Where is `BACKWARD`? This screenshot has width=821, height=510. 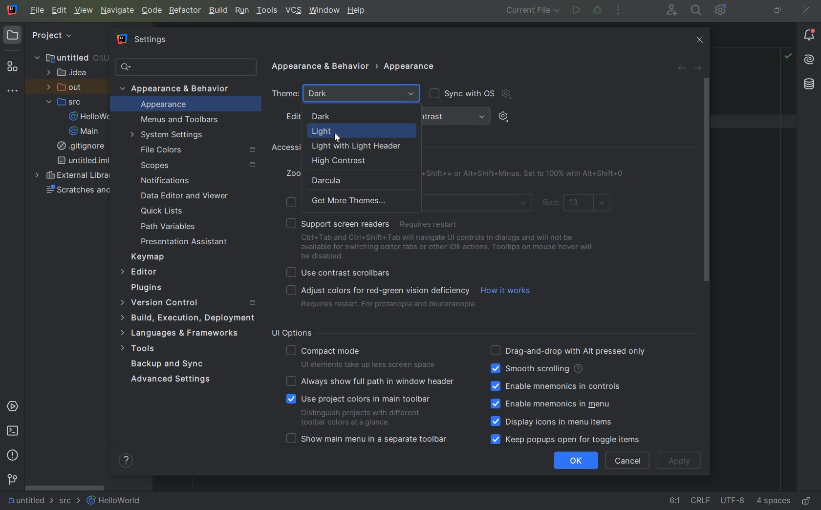 BACKWARD is located at coordinates (680, 68).